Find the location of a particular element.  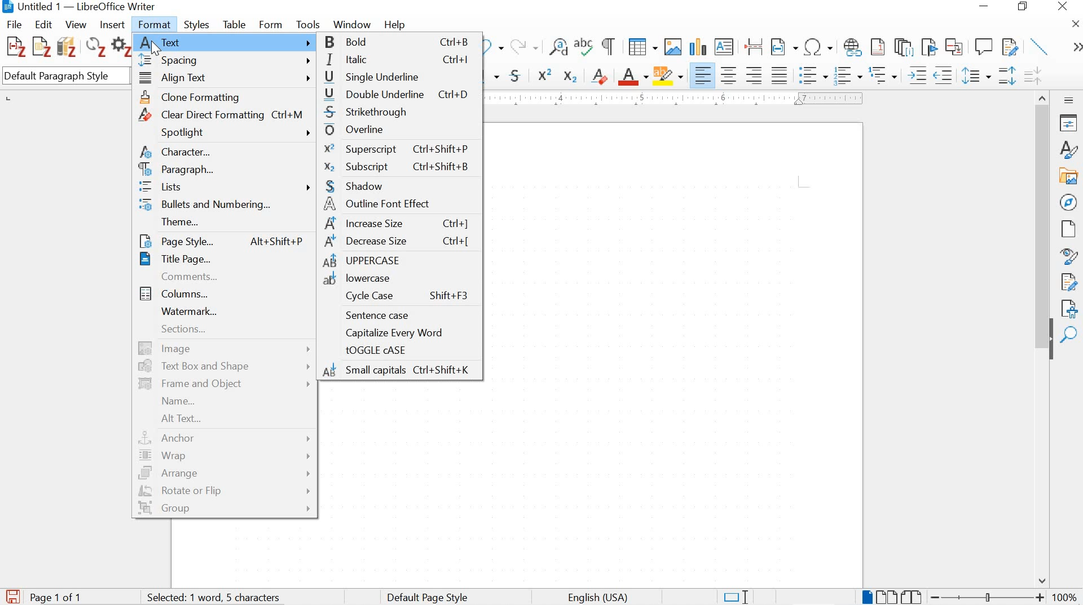

font color is located at coordinates (633, 77).